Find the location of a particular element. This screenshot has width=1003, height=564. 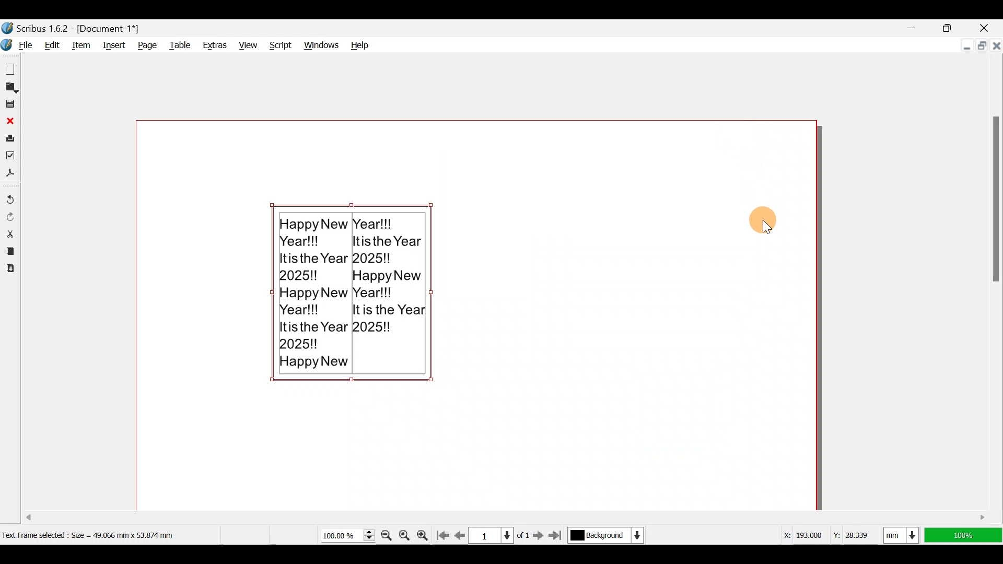

100% zoom ratio is located at coordinates (965, 535).